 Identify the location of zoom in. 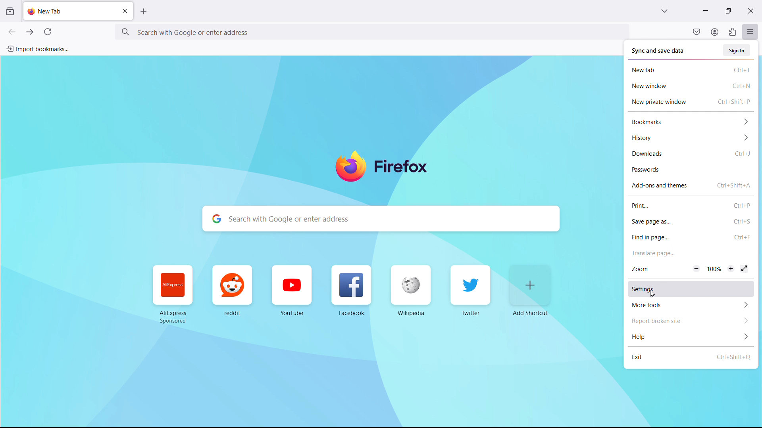
(731, 269).